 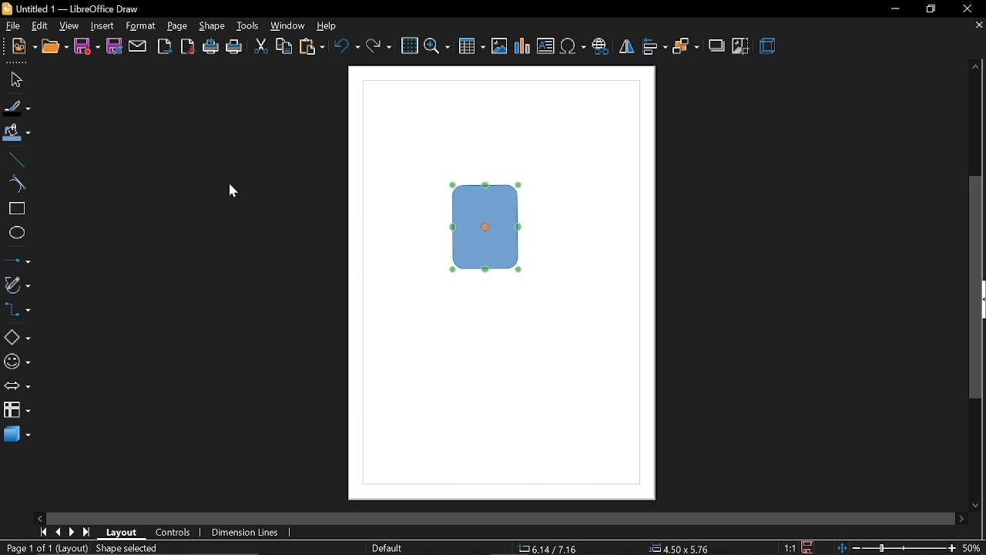 What do you see at coordinates (574, 48) in the screenshot?
I see `insert symbol` at bounding box center [574, 48].